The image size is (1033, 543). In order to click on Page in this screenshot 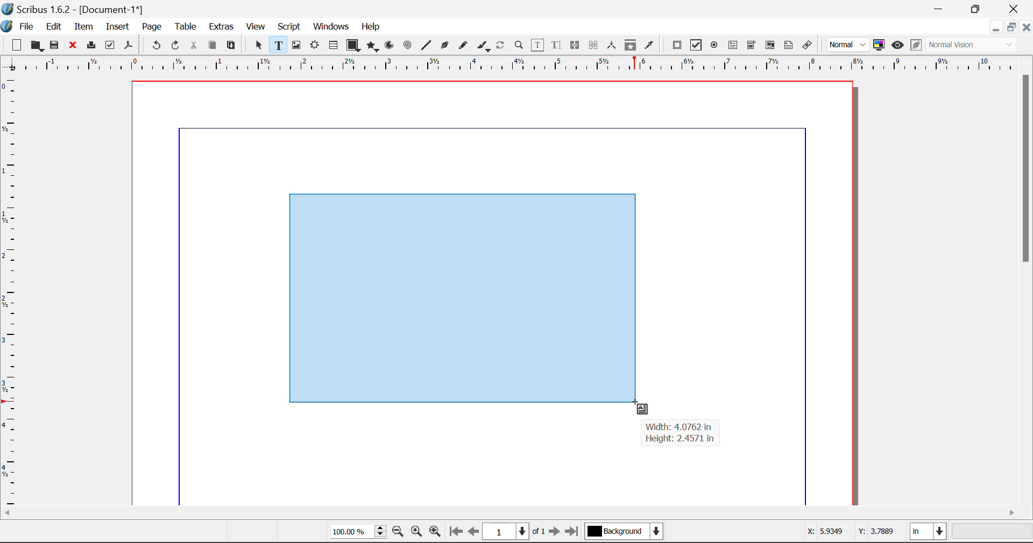, I will do `click(151, 27)`.